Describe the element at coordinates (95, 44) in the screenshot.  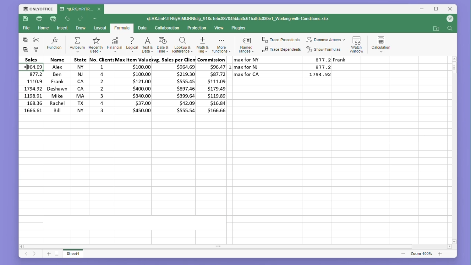
I see `Recently used` at that location.